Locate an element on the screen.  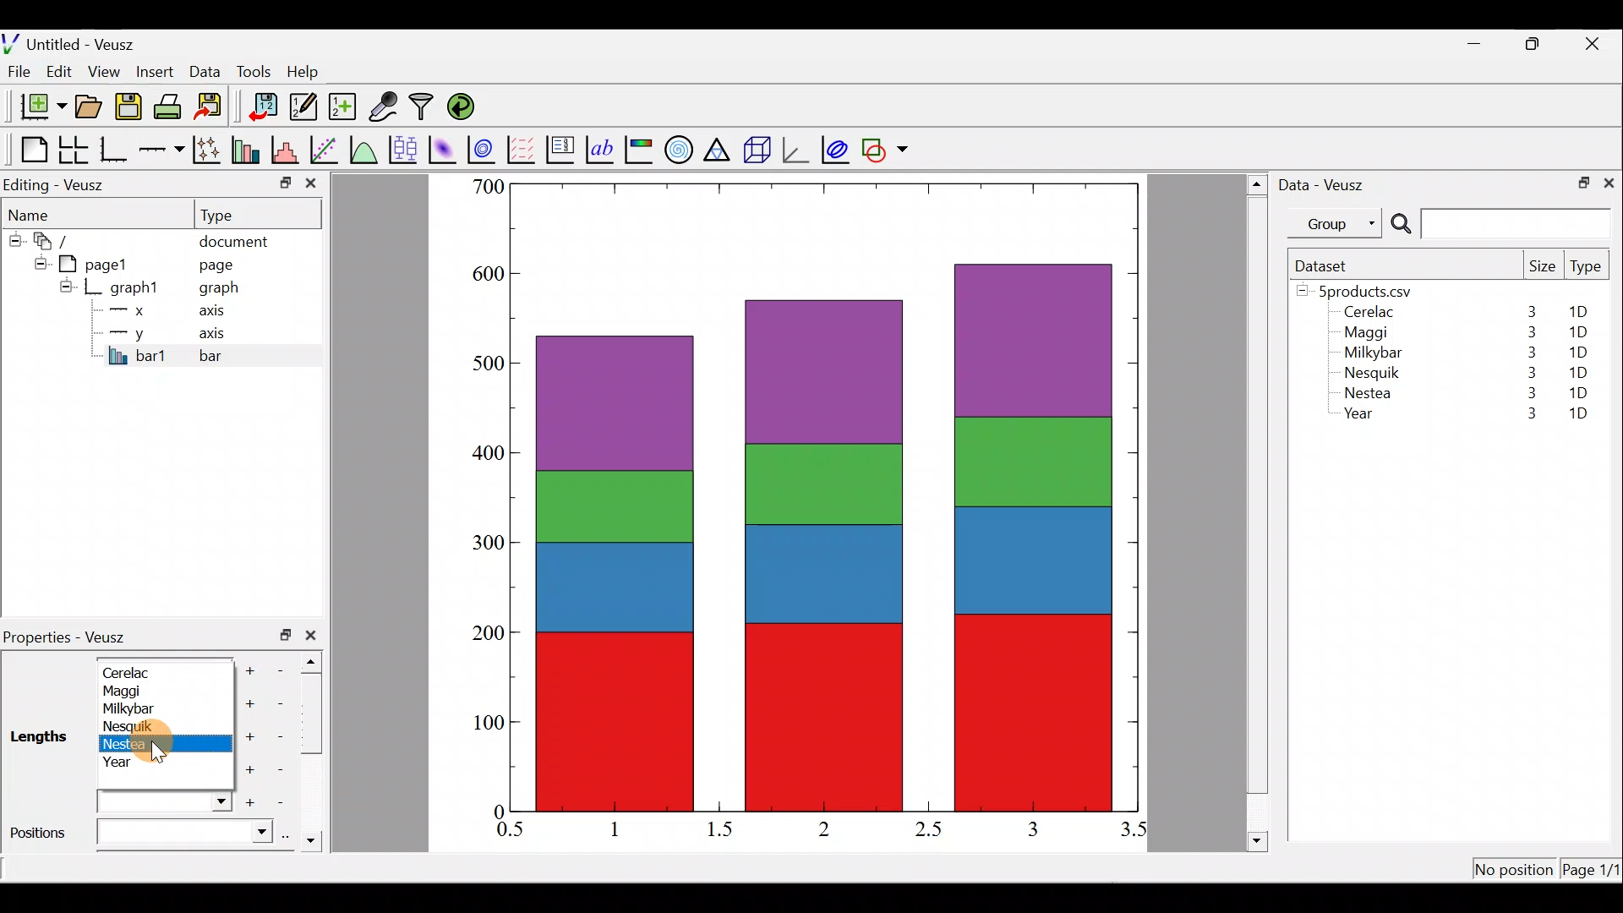
plot covariance ellipses is located at coordinates (837, 148).